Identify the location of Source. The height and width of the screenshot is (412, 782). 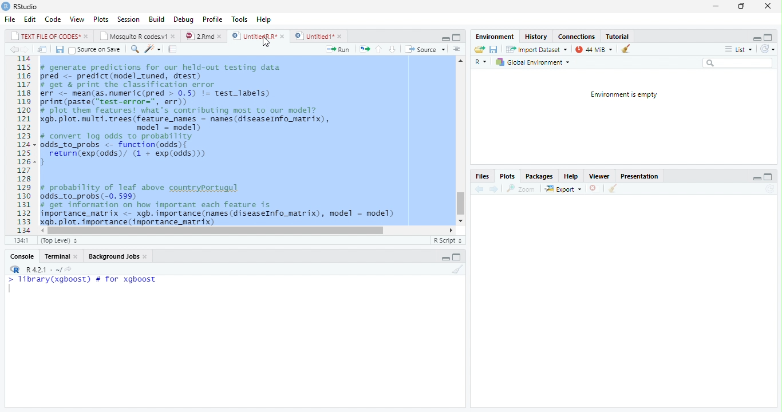
(424, 49).